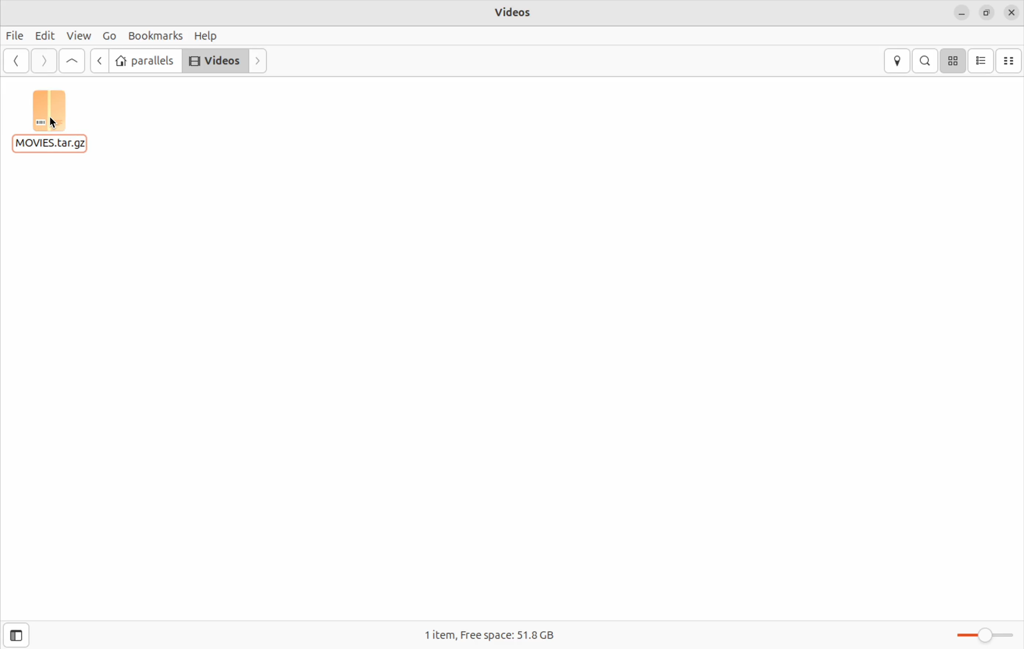 The height and width of the screenshot is (649, 1024). What do you see at coordinates (78, 36) in the screenshot?
I see `view` at bounding box center [78, 36].